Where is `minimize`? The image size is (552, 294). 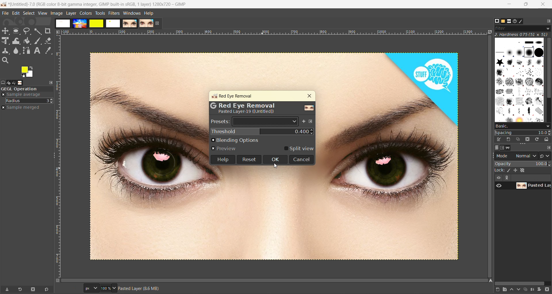
minimize is located at coordinates (508, 5).